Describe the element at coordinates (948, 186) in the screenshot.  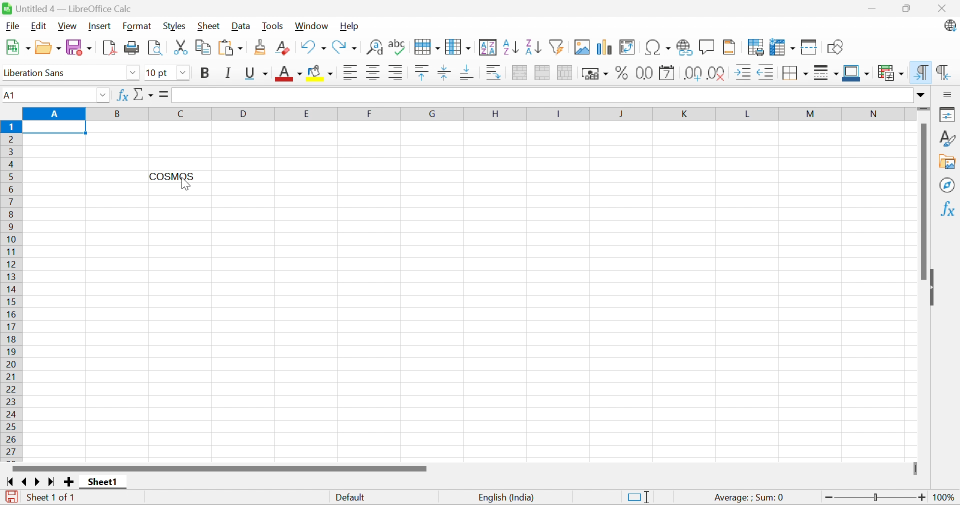
I see `Navigator` at that location.